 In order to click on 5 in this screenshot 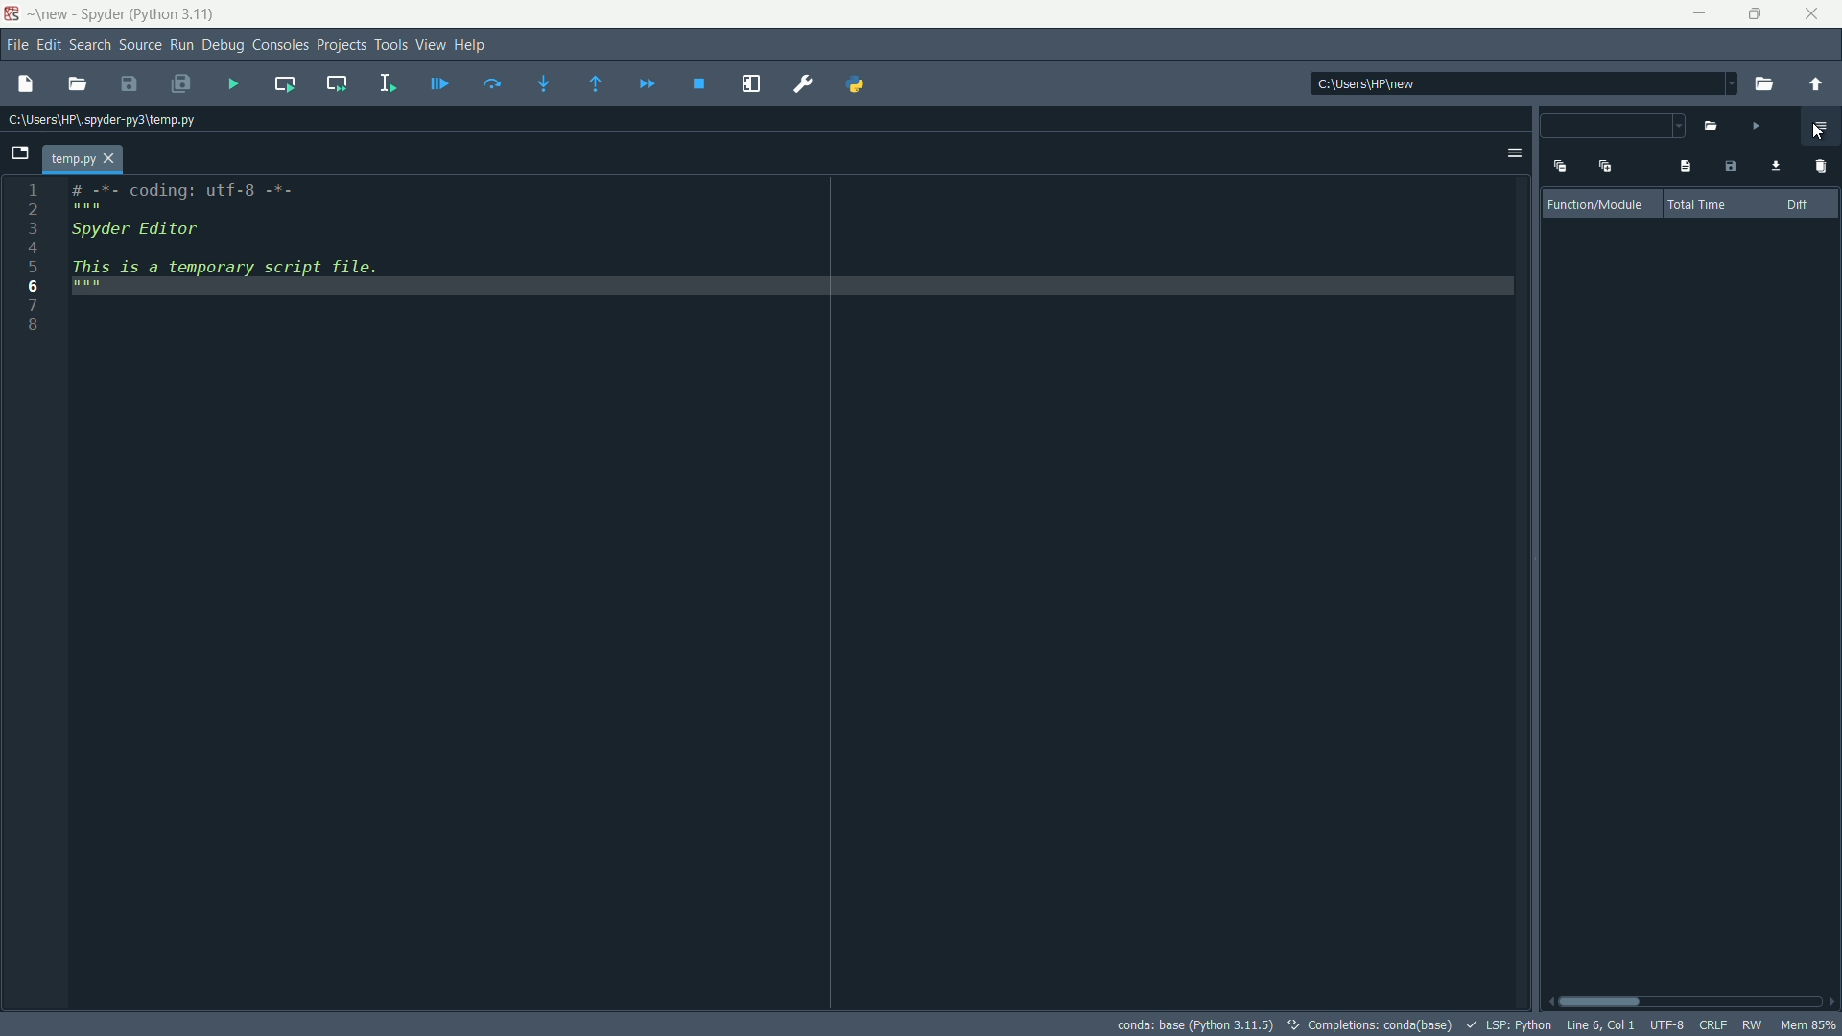, I will do `click(32, 265)`.